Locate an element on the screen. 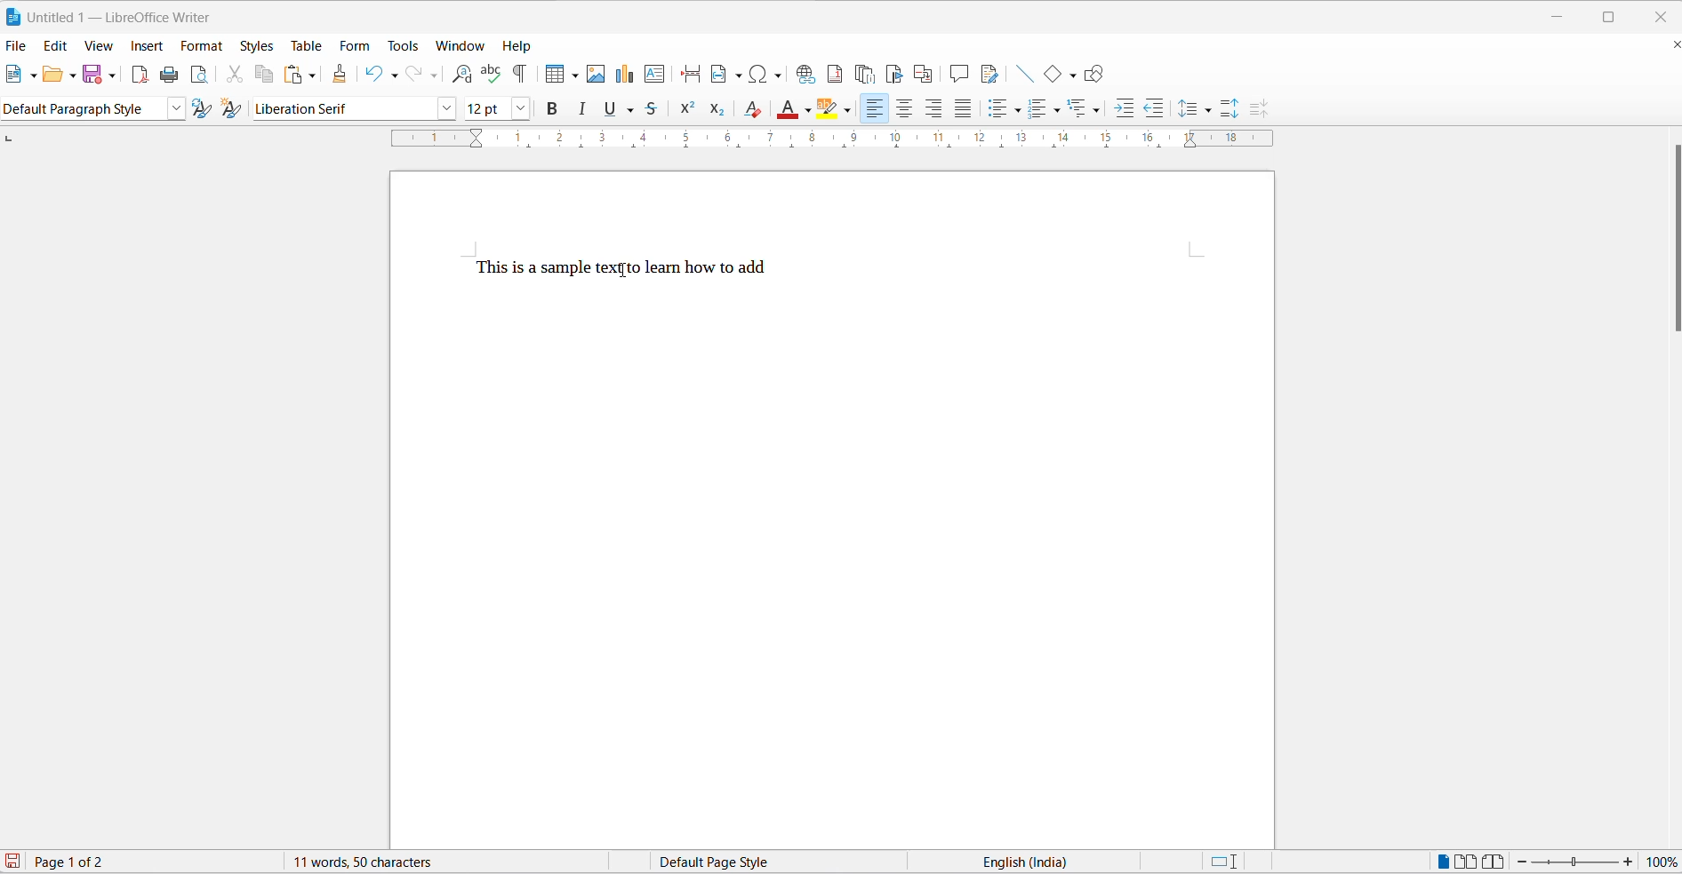  insert comment is located at coordinates (958, 74).